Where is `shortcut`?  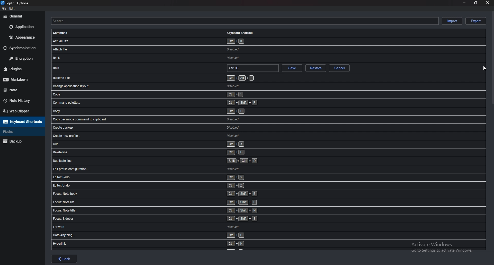
shortcut is located at coordinates (172, 235).